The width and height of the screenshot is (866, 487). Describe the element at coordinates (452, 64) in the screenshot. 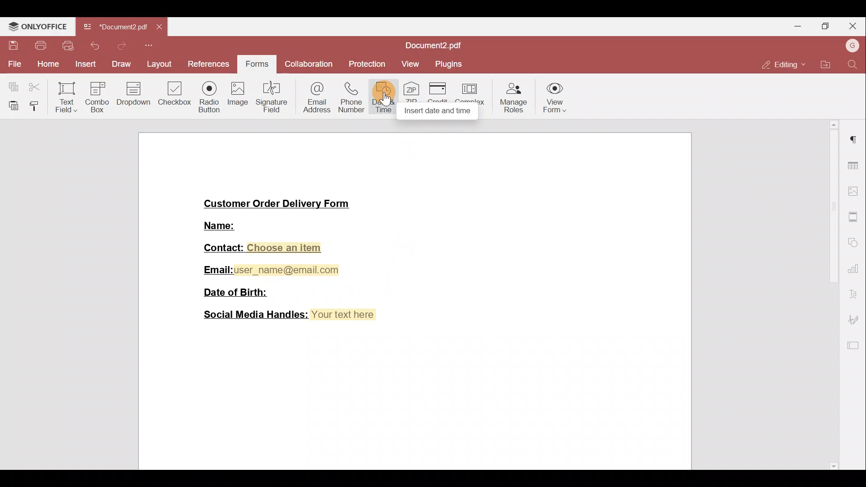

I see `Plugins` at that location.